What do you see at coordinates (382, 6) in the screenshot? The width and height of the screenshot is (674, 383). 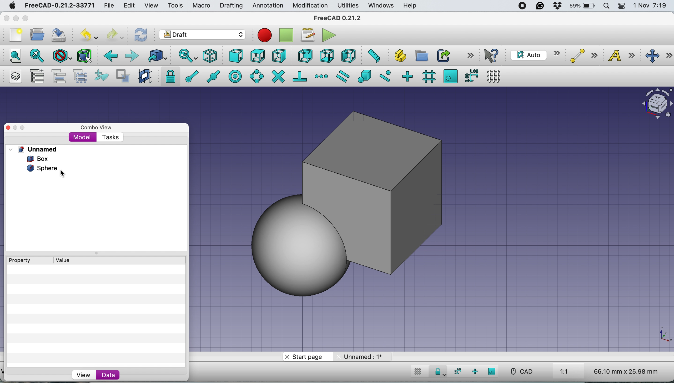 I see `windows` at bounding box center [382, 6].